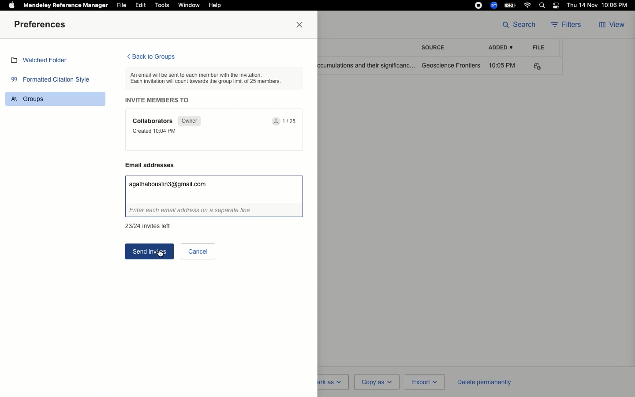  What do you see at coordinates (188, 121) in the screenshot?
I see `Owner` at bounding box center [188, 121].